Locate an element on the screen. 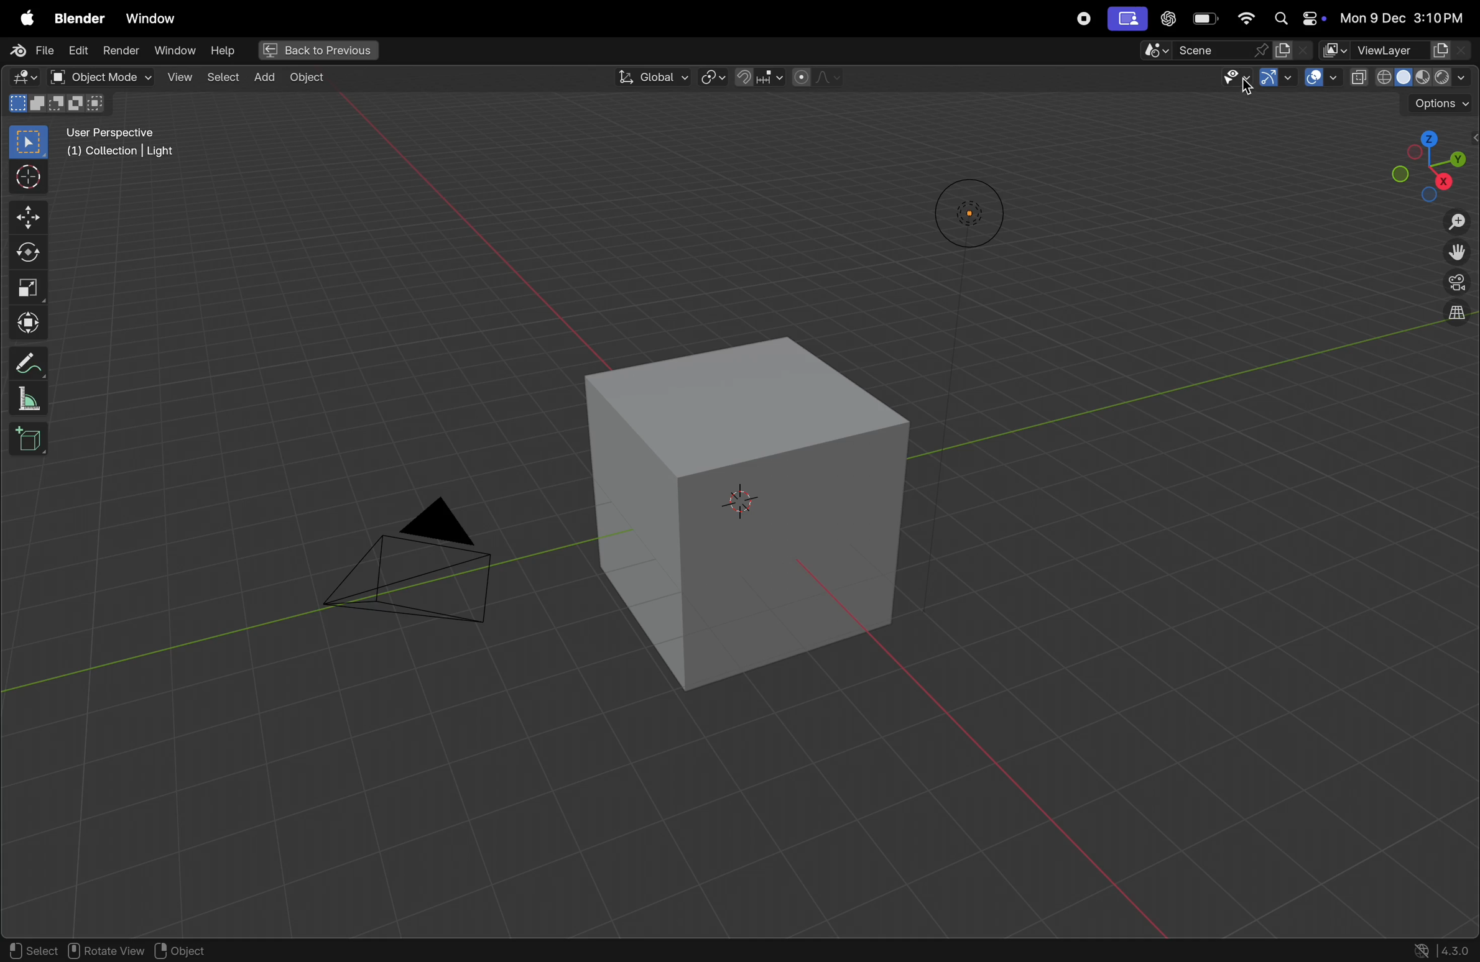  overlays is located at coordinates (1321, 78).